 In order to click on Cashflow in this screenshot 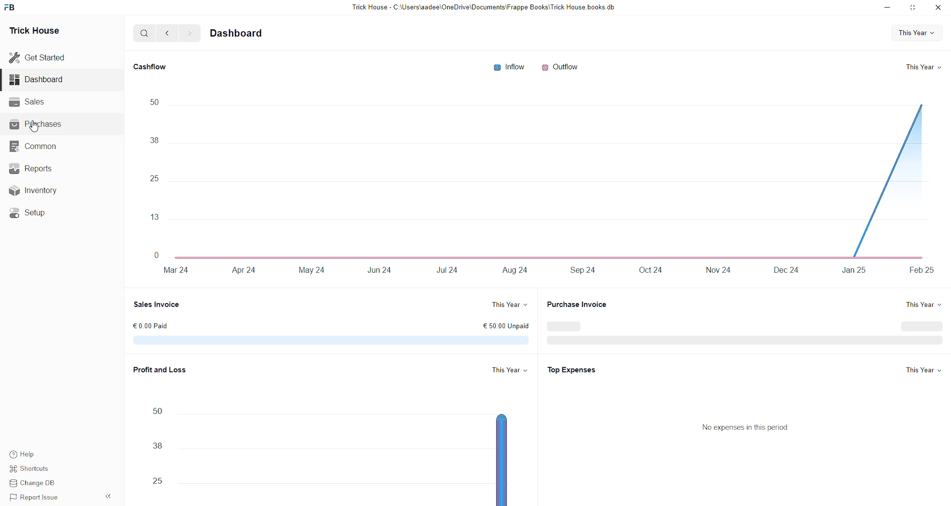, I will do `click(152, 65)`.